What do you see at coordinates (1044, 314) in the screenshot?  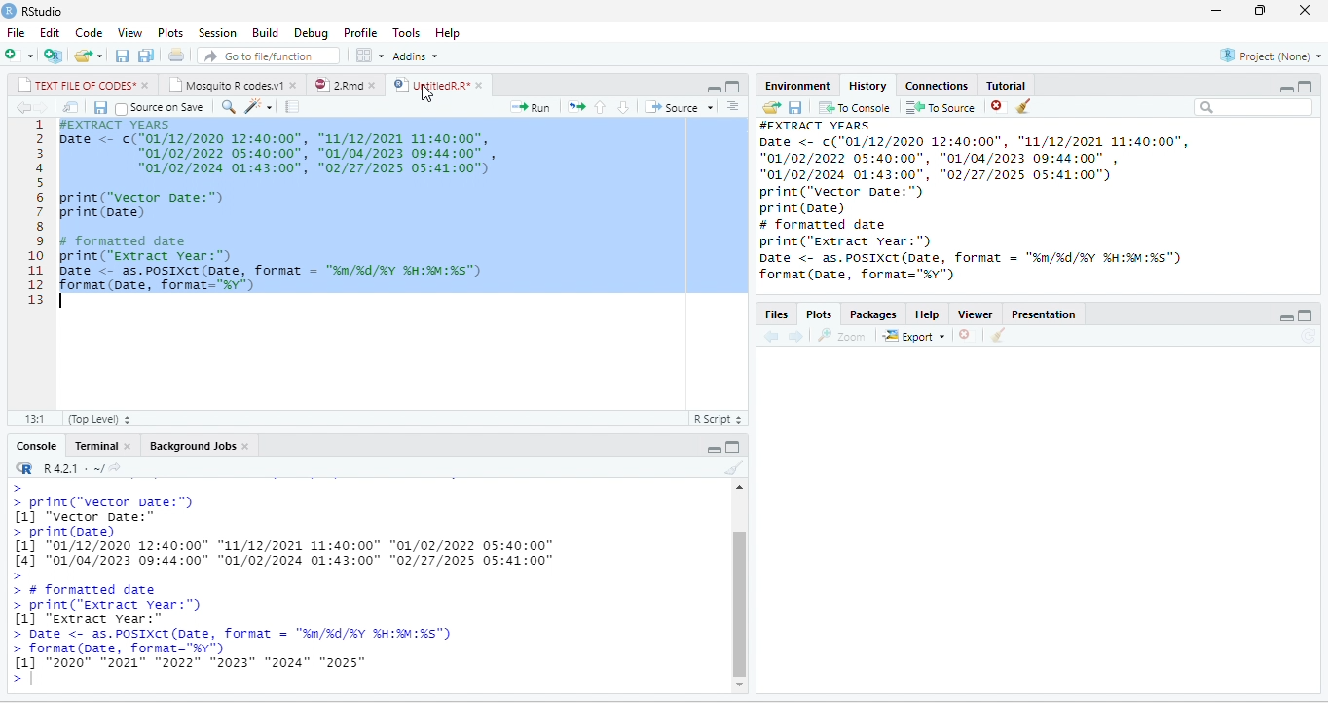 I see `Presentation` at bounding box center [1044, 314].